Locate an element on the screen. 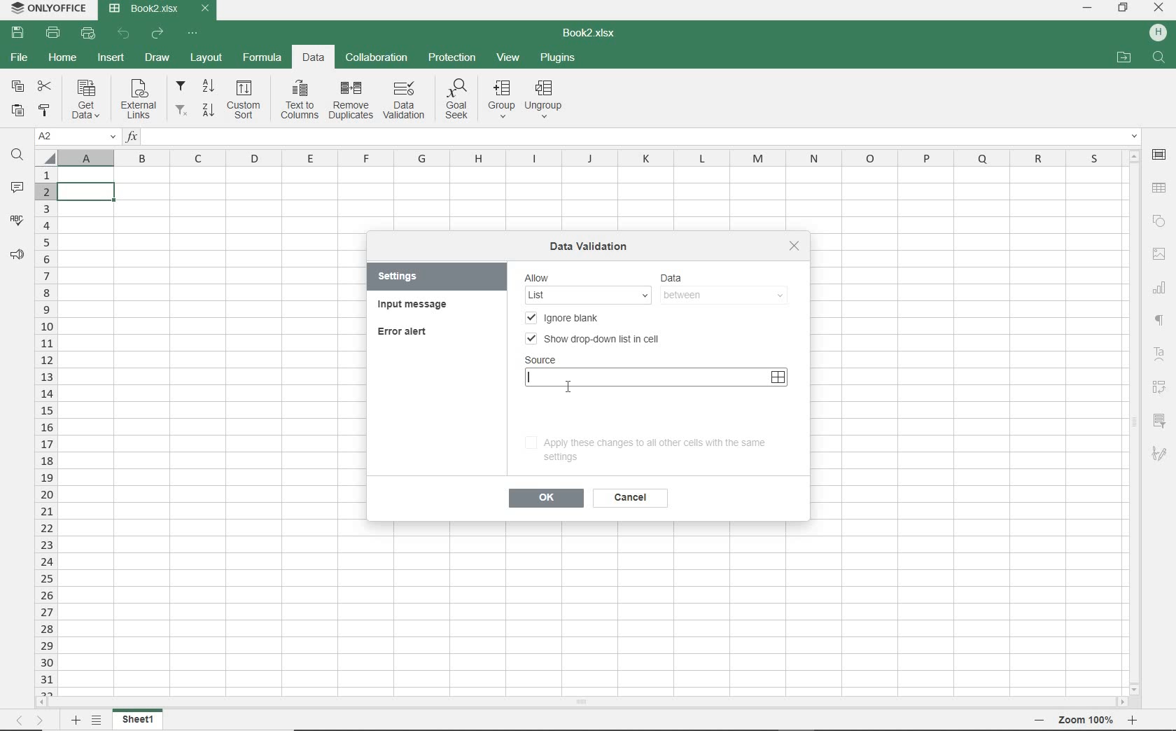 The height and width of the screenshot is (731, 1176). MINIMIZE is located at coordinates (1086, 7).